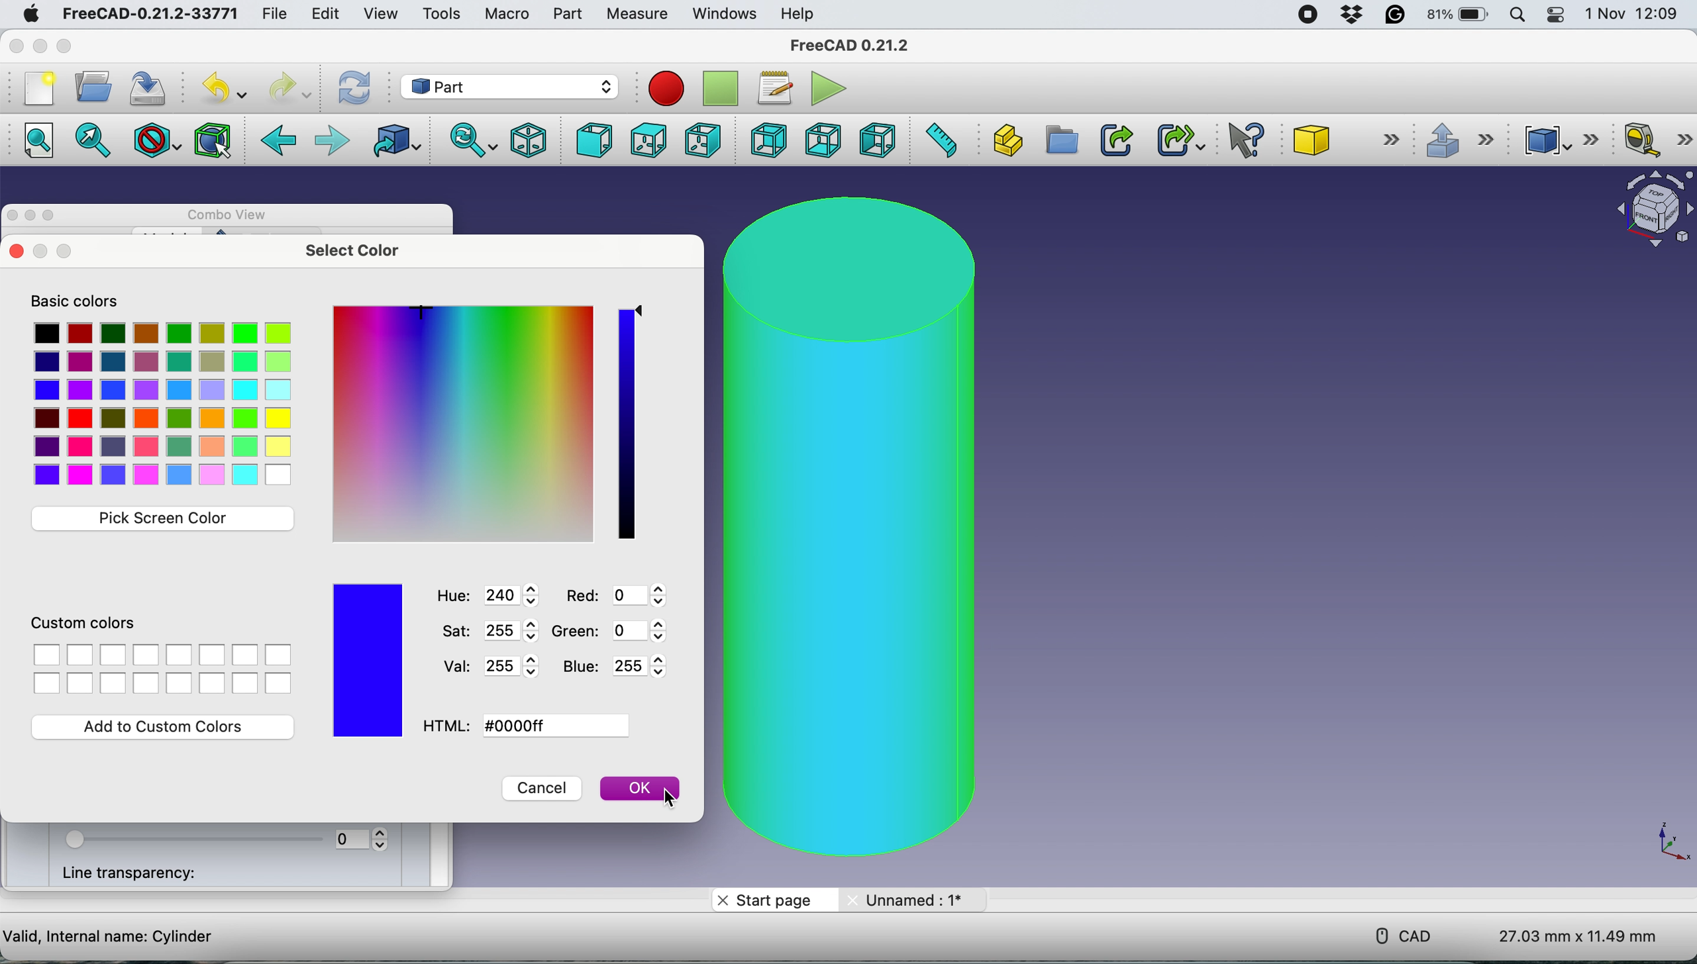  Describe the element at coordinates (109, 938) in the screenshot. I see `cylinder details` at that location.